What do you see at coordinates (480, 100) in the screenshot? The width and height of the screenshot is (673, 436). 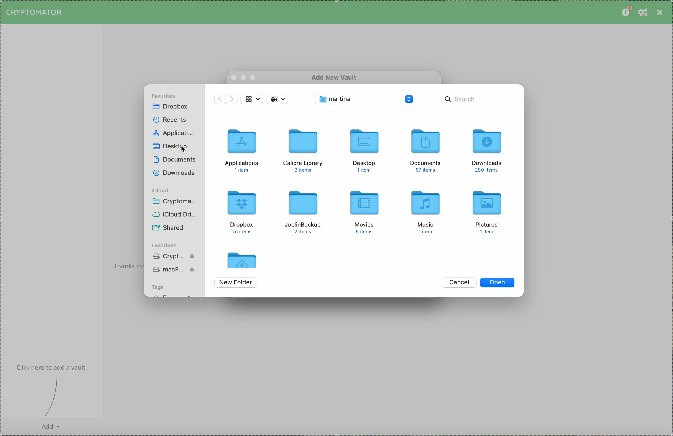 I see `search bar` at bounding box center [480, 100].